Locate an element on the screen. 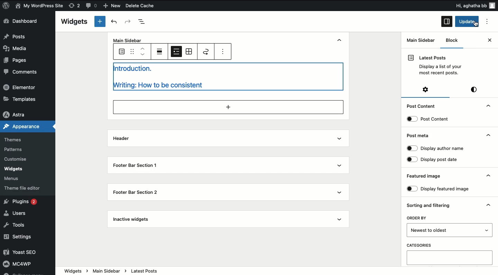 This screenshot has height=275, width=498.  Media is located at coordinates (19, 48).